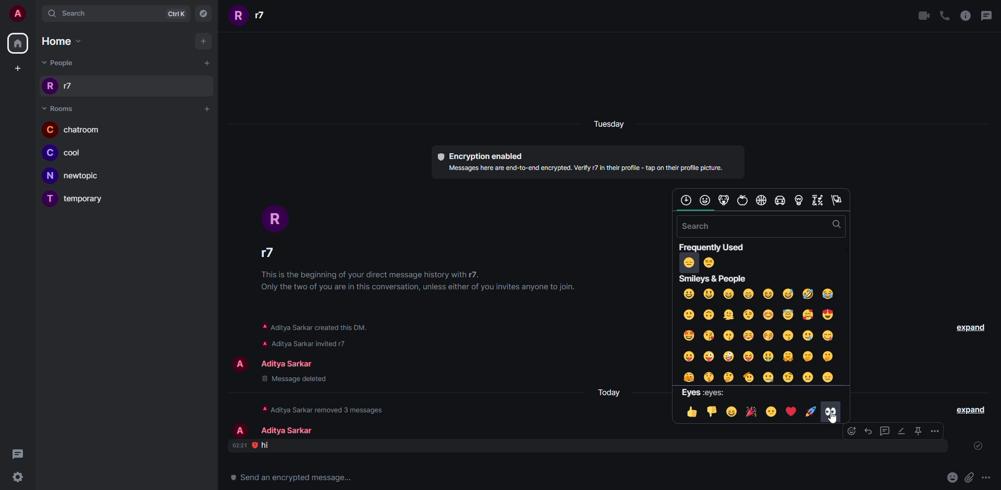 The width and height of the screenshot is (1001, 490). I want to click on eyes, so click(706, 393).